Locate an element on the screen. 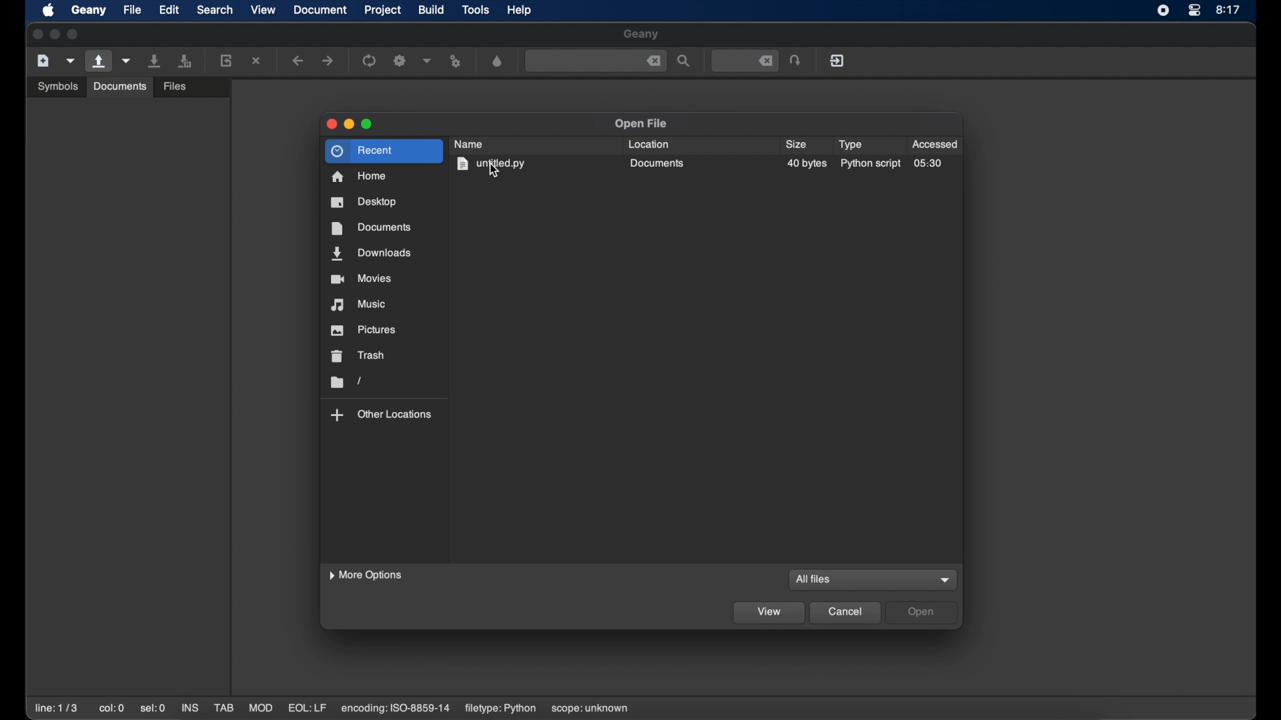 Image resolution: width=1281 pixels, height=720 pixels. python script is located at coordinates (870, 164).